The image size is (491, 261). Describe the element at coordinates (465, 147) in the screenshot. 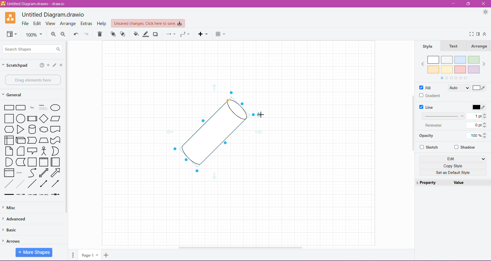

I see `Shadow - Click to enable/disable` at that location.